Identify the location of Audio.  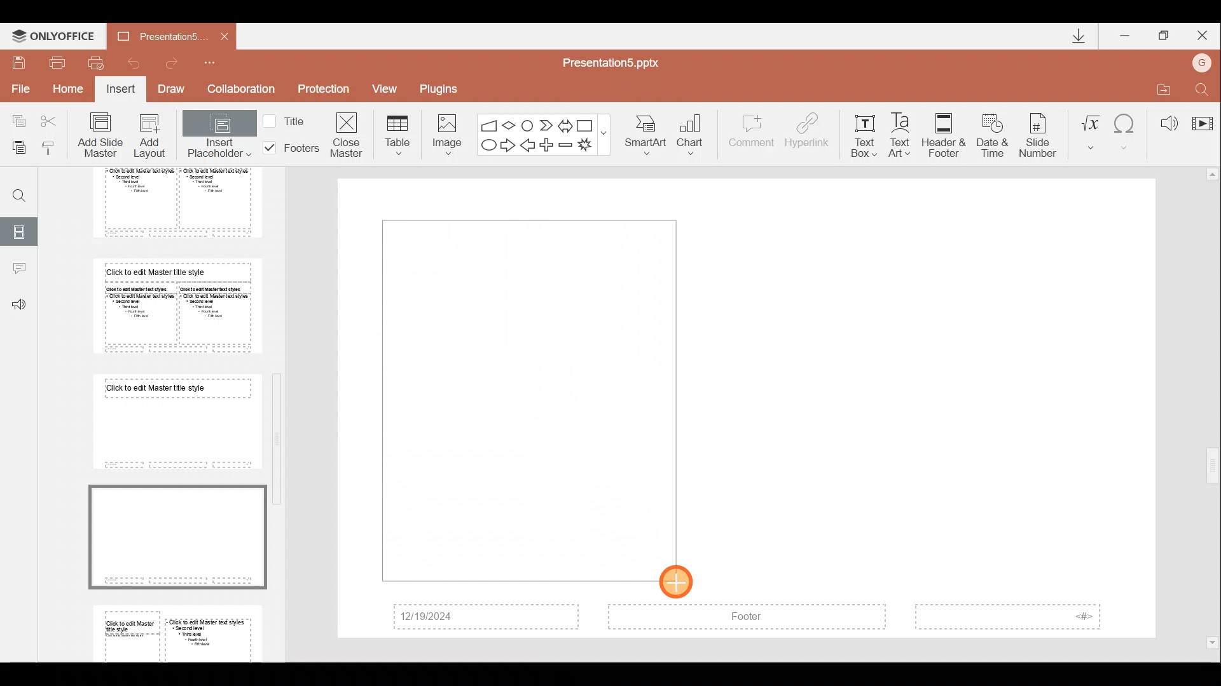
(1164, 119).